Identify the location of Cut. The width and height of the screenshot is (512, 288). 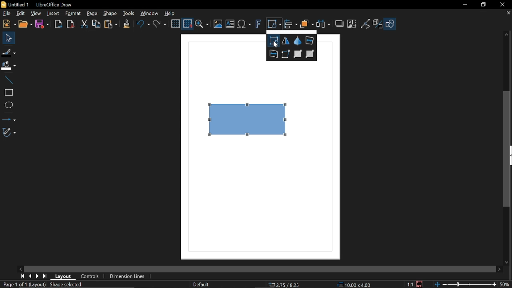
(84, 25).